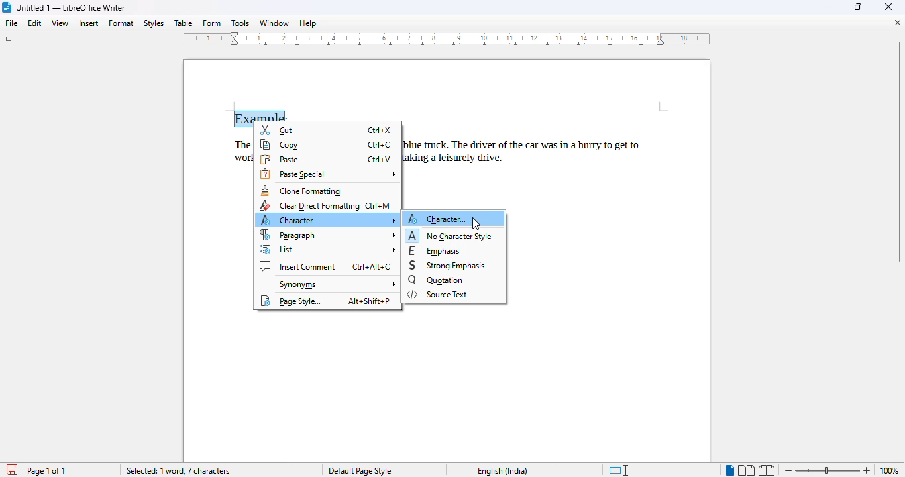  What do you see at coordinates (329, 174) in the screenshot?
I see `paste special` at bounding box center [329, 174].